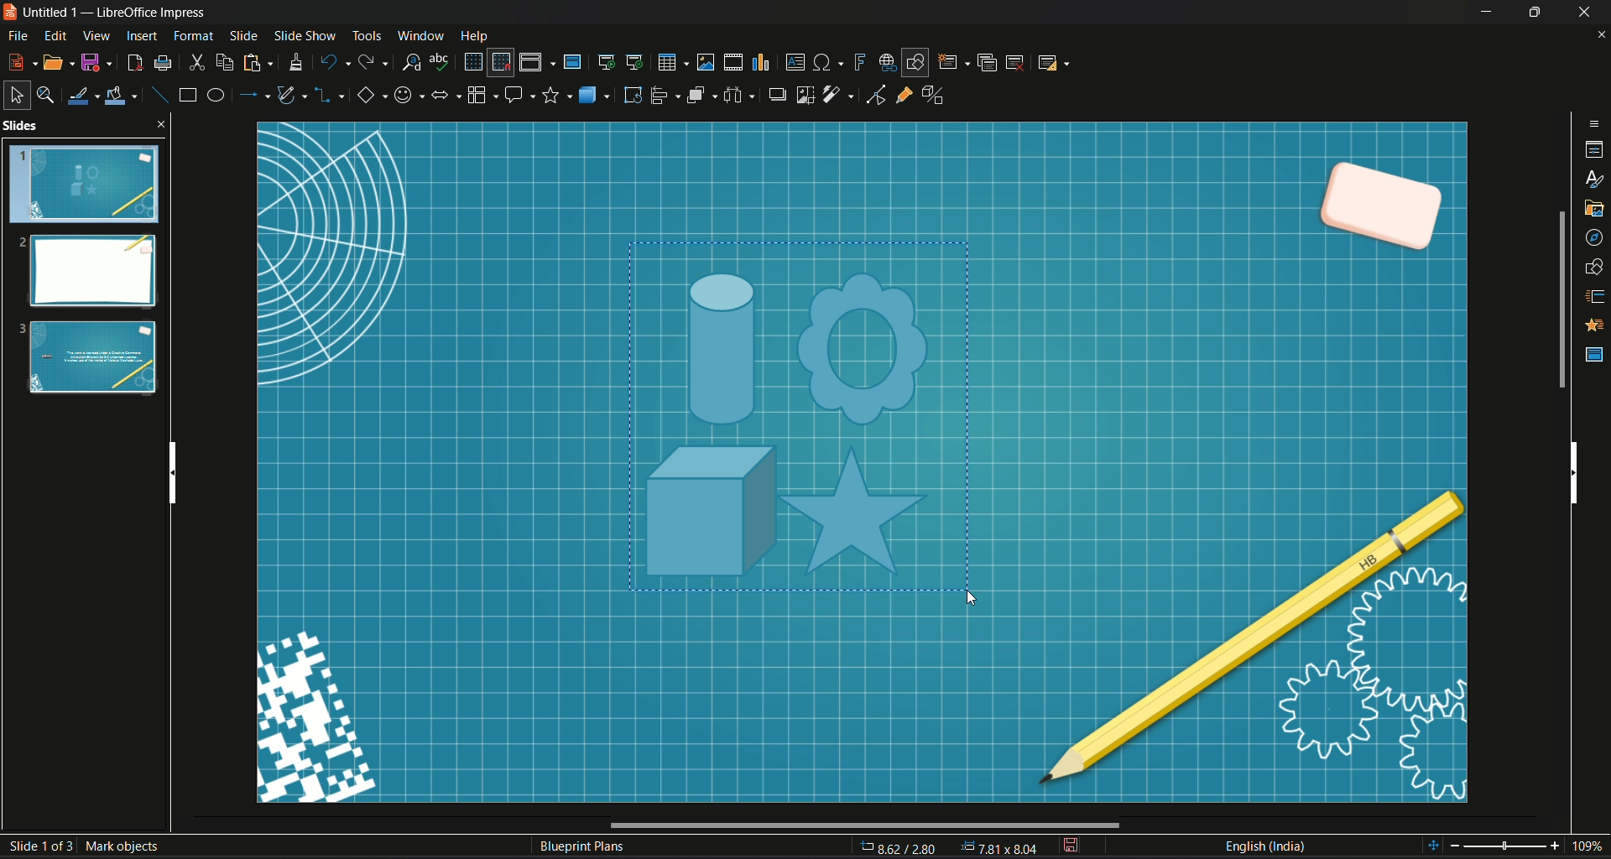 The width and height of the screenshot is (1611, 859). Describe the element at coordinates (22, 60) in the screenshot. I see `new` at that location.